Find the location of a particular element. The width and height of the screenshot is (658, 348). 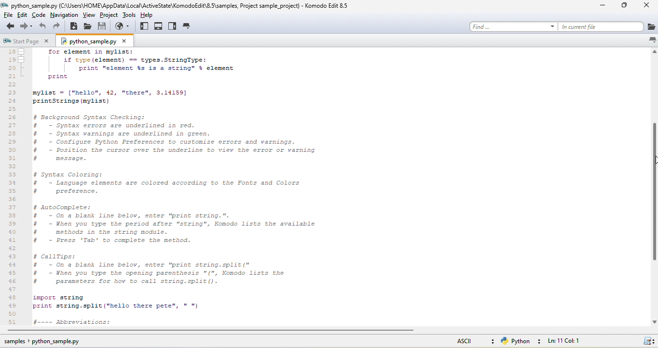

edit is located at coordinates (24, 15).